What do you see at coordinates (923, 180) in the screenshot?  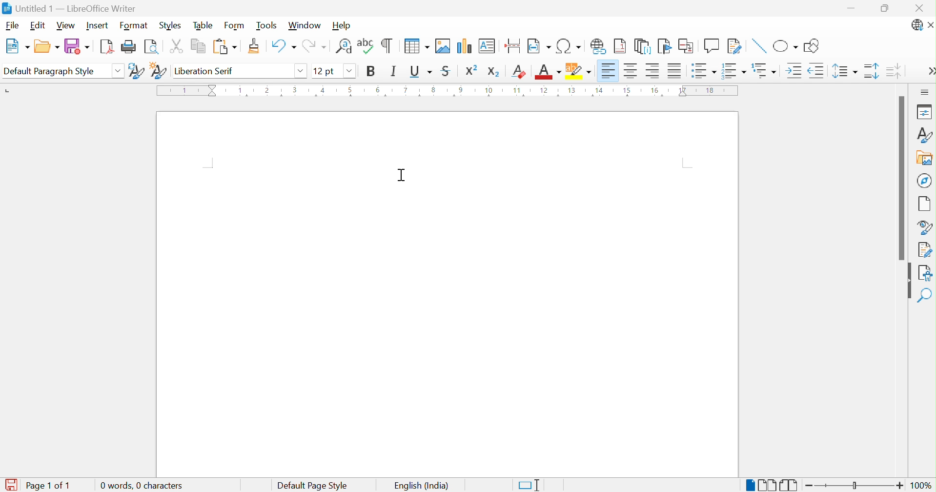 I see `Navigator` at bounding box center [923, 180].